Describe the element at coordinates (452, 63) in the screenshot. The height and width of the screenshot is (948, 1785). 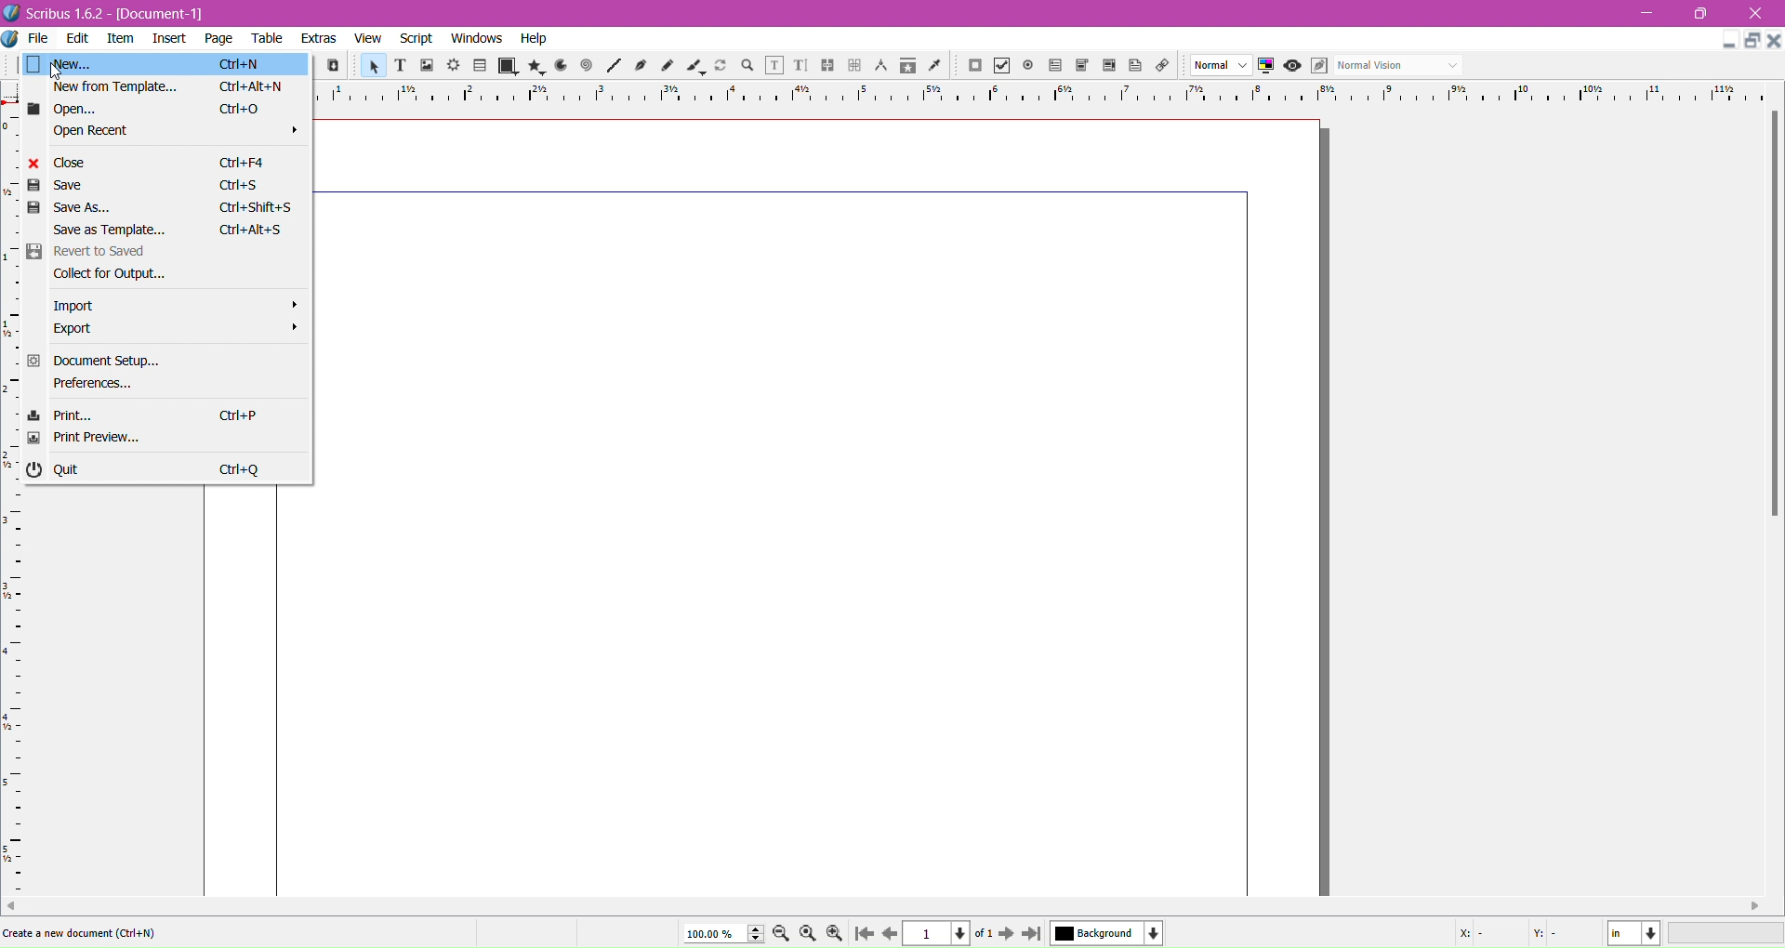
I see `icon` at that location.